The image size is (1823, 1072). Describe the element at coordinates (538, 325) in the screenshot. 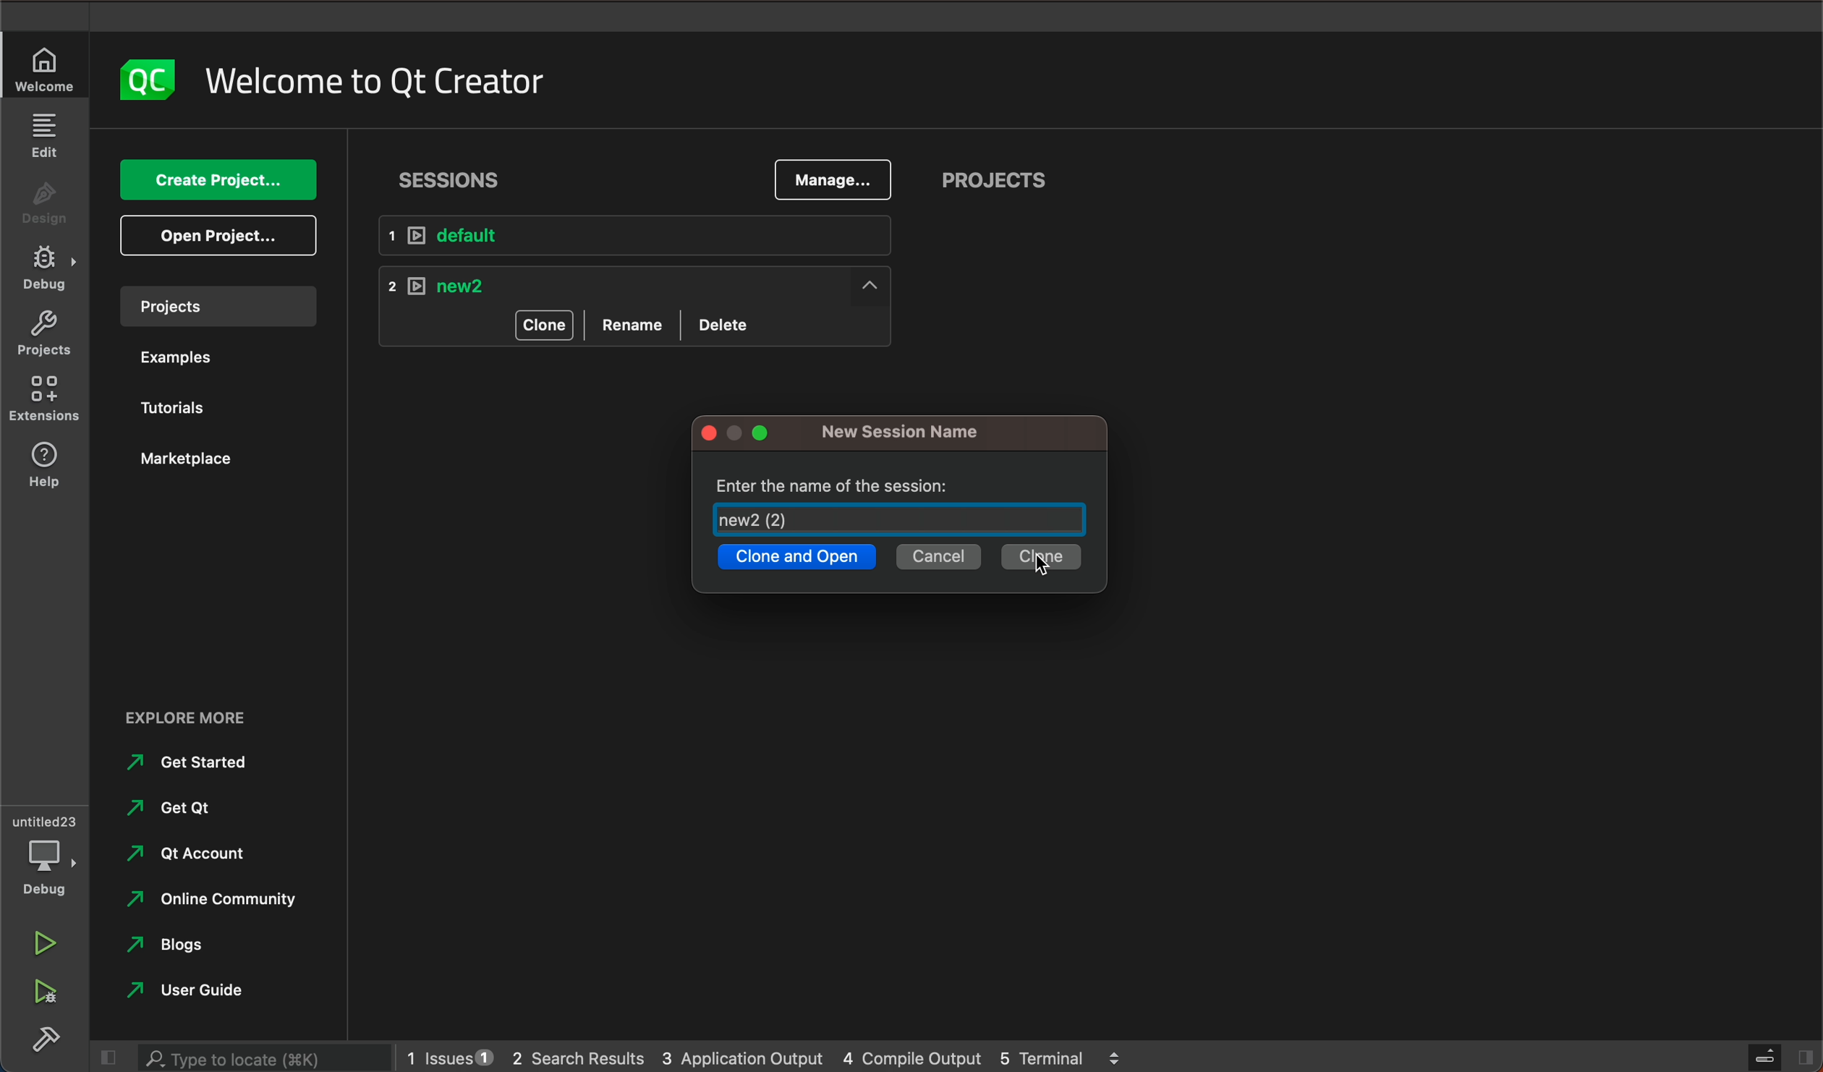

I see `clone` at that location.